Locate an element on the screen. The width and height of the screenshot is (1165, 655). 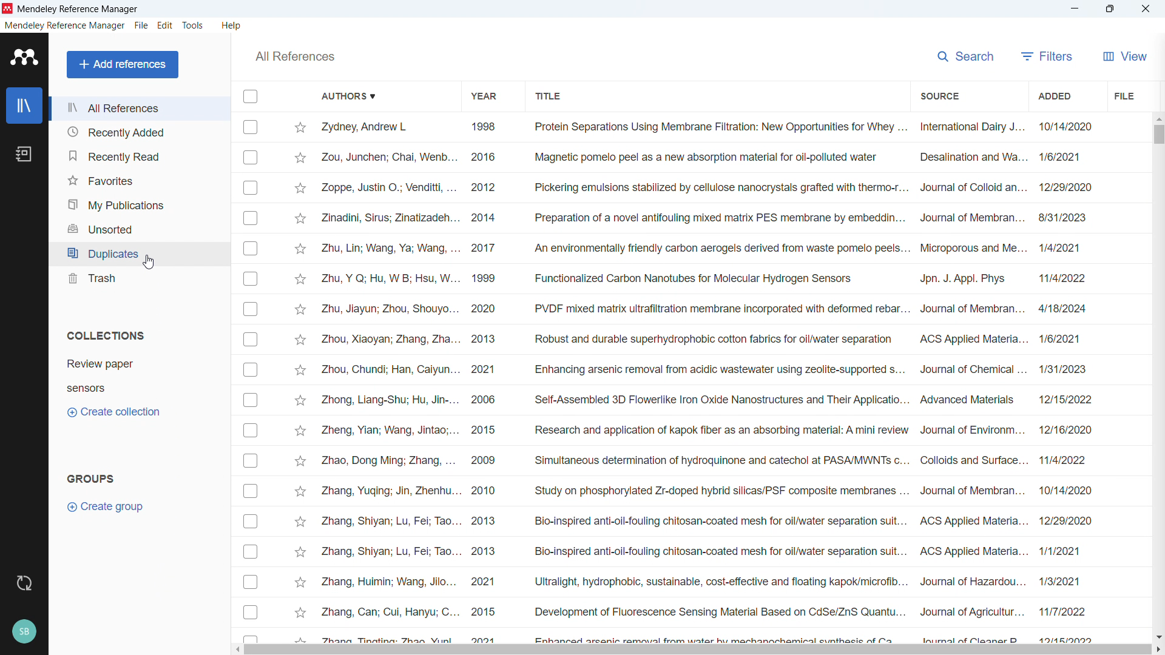
View  is located at coordinates (1126, 56).